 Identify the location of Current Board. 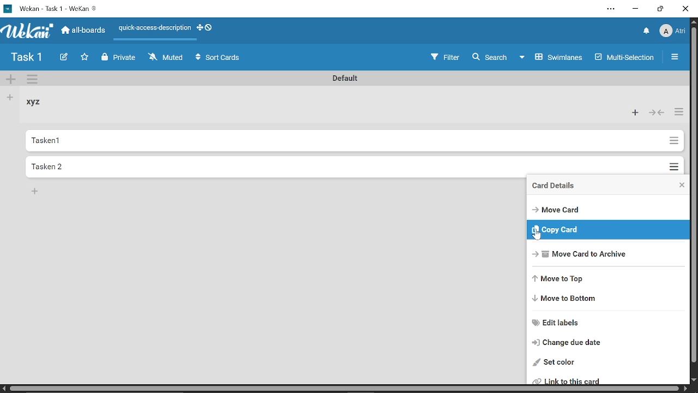
(27, 58).